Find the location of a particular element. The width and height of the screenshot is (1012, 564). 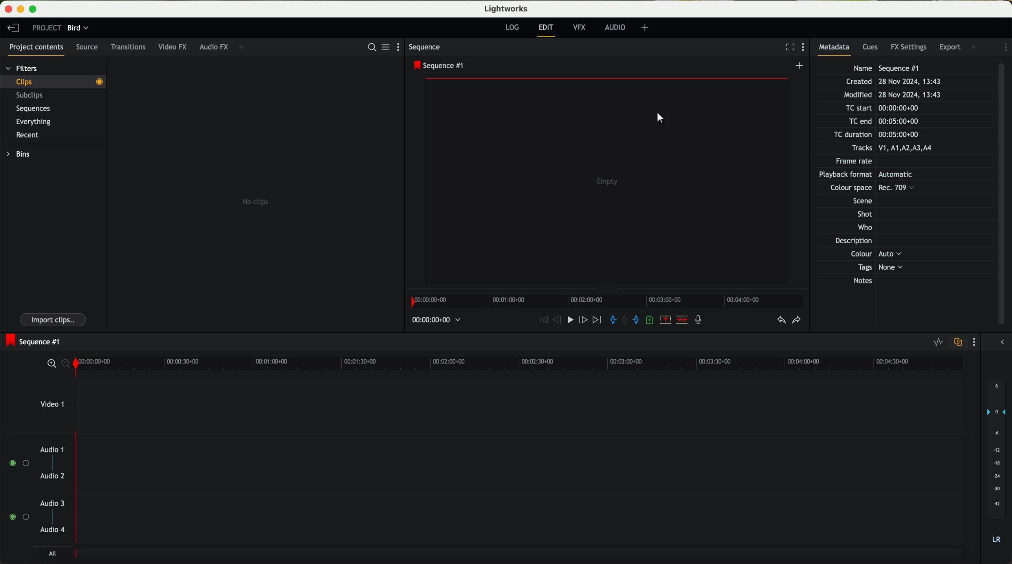

toggle auto track sync is located at coordinates (959, 342).